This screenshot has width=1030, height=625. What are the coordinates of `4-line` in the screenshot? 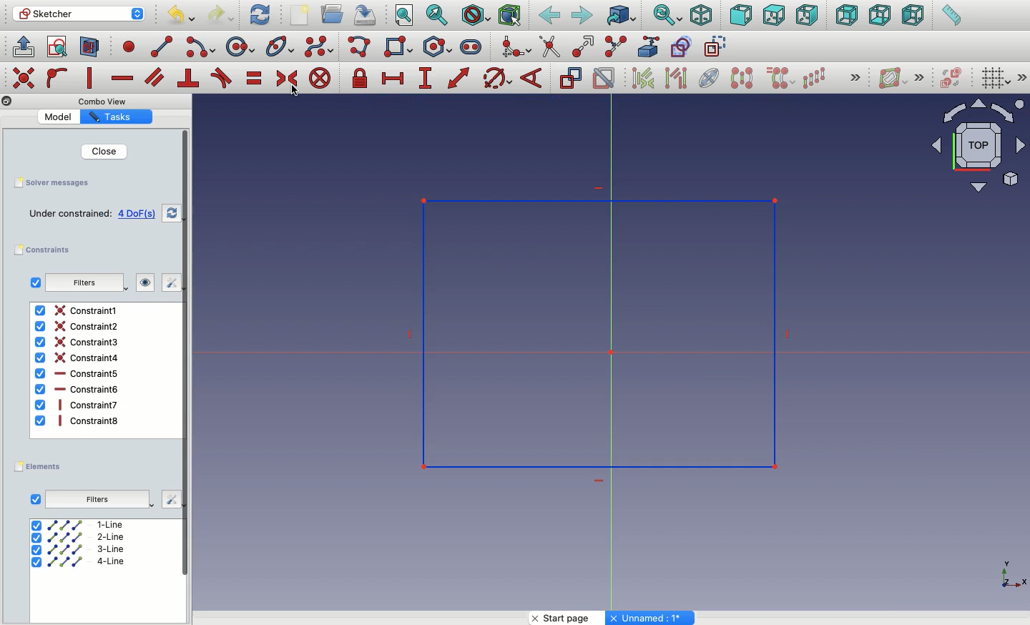 It's located at (79, 561).